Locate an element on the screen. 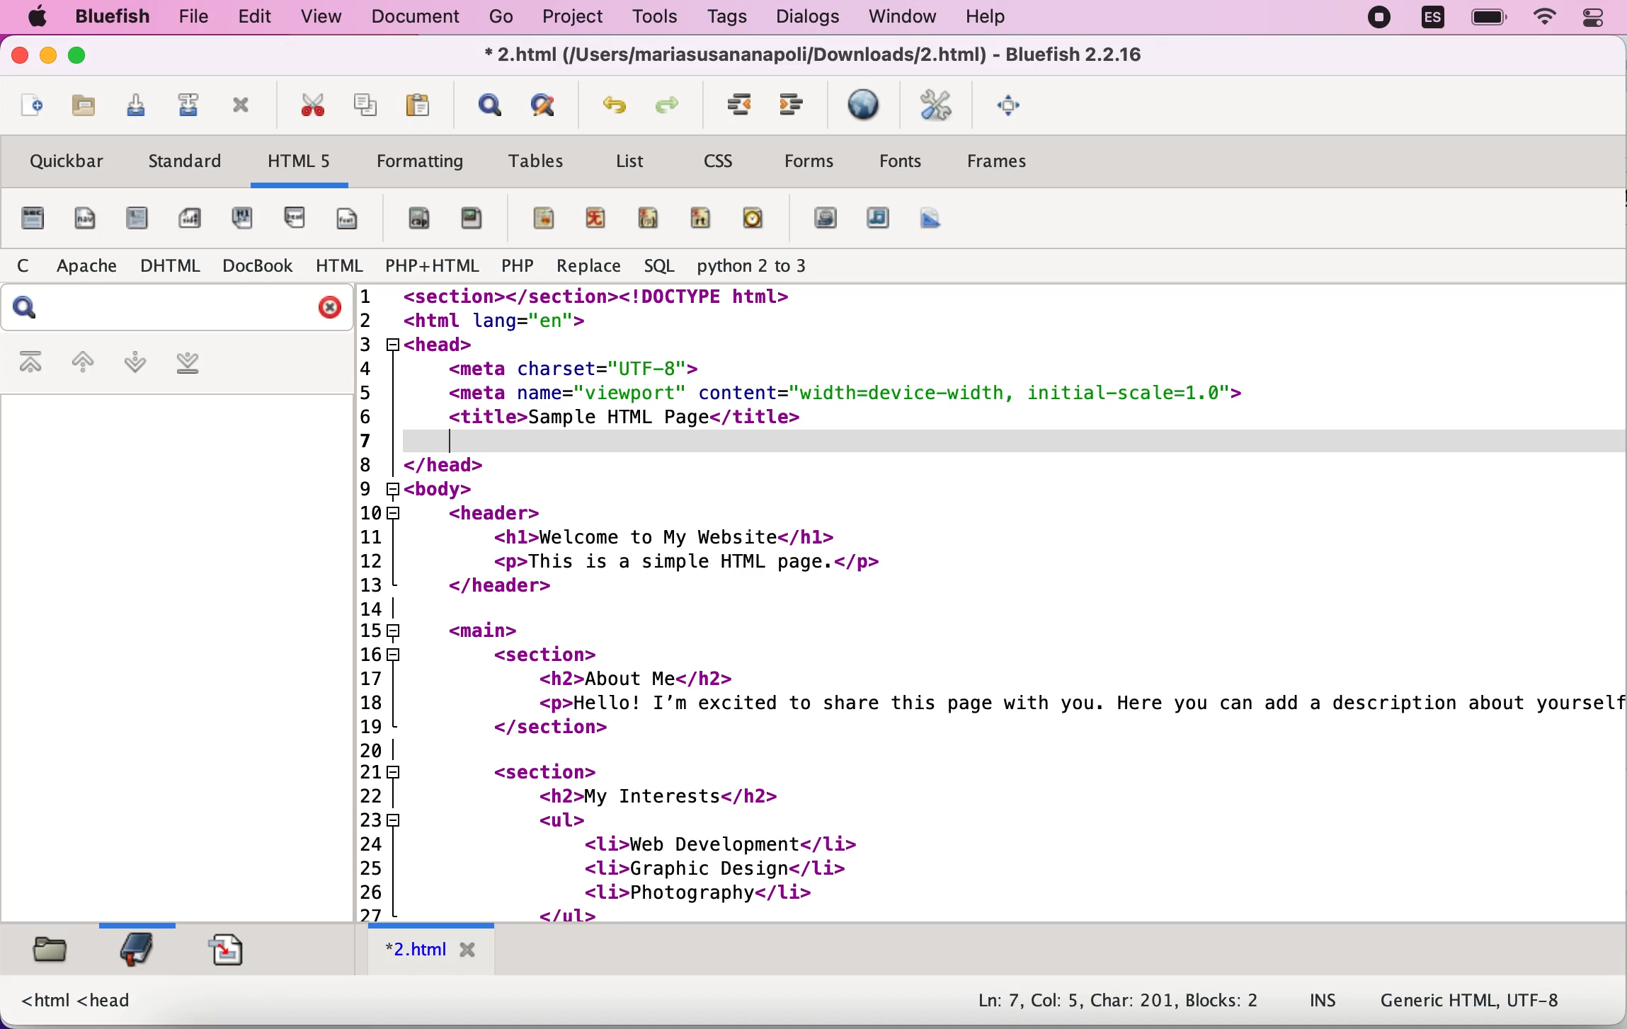 The image size is (1627, 1029). snippets is located at coordinates (232, 951).